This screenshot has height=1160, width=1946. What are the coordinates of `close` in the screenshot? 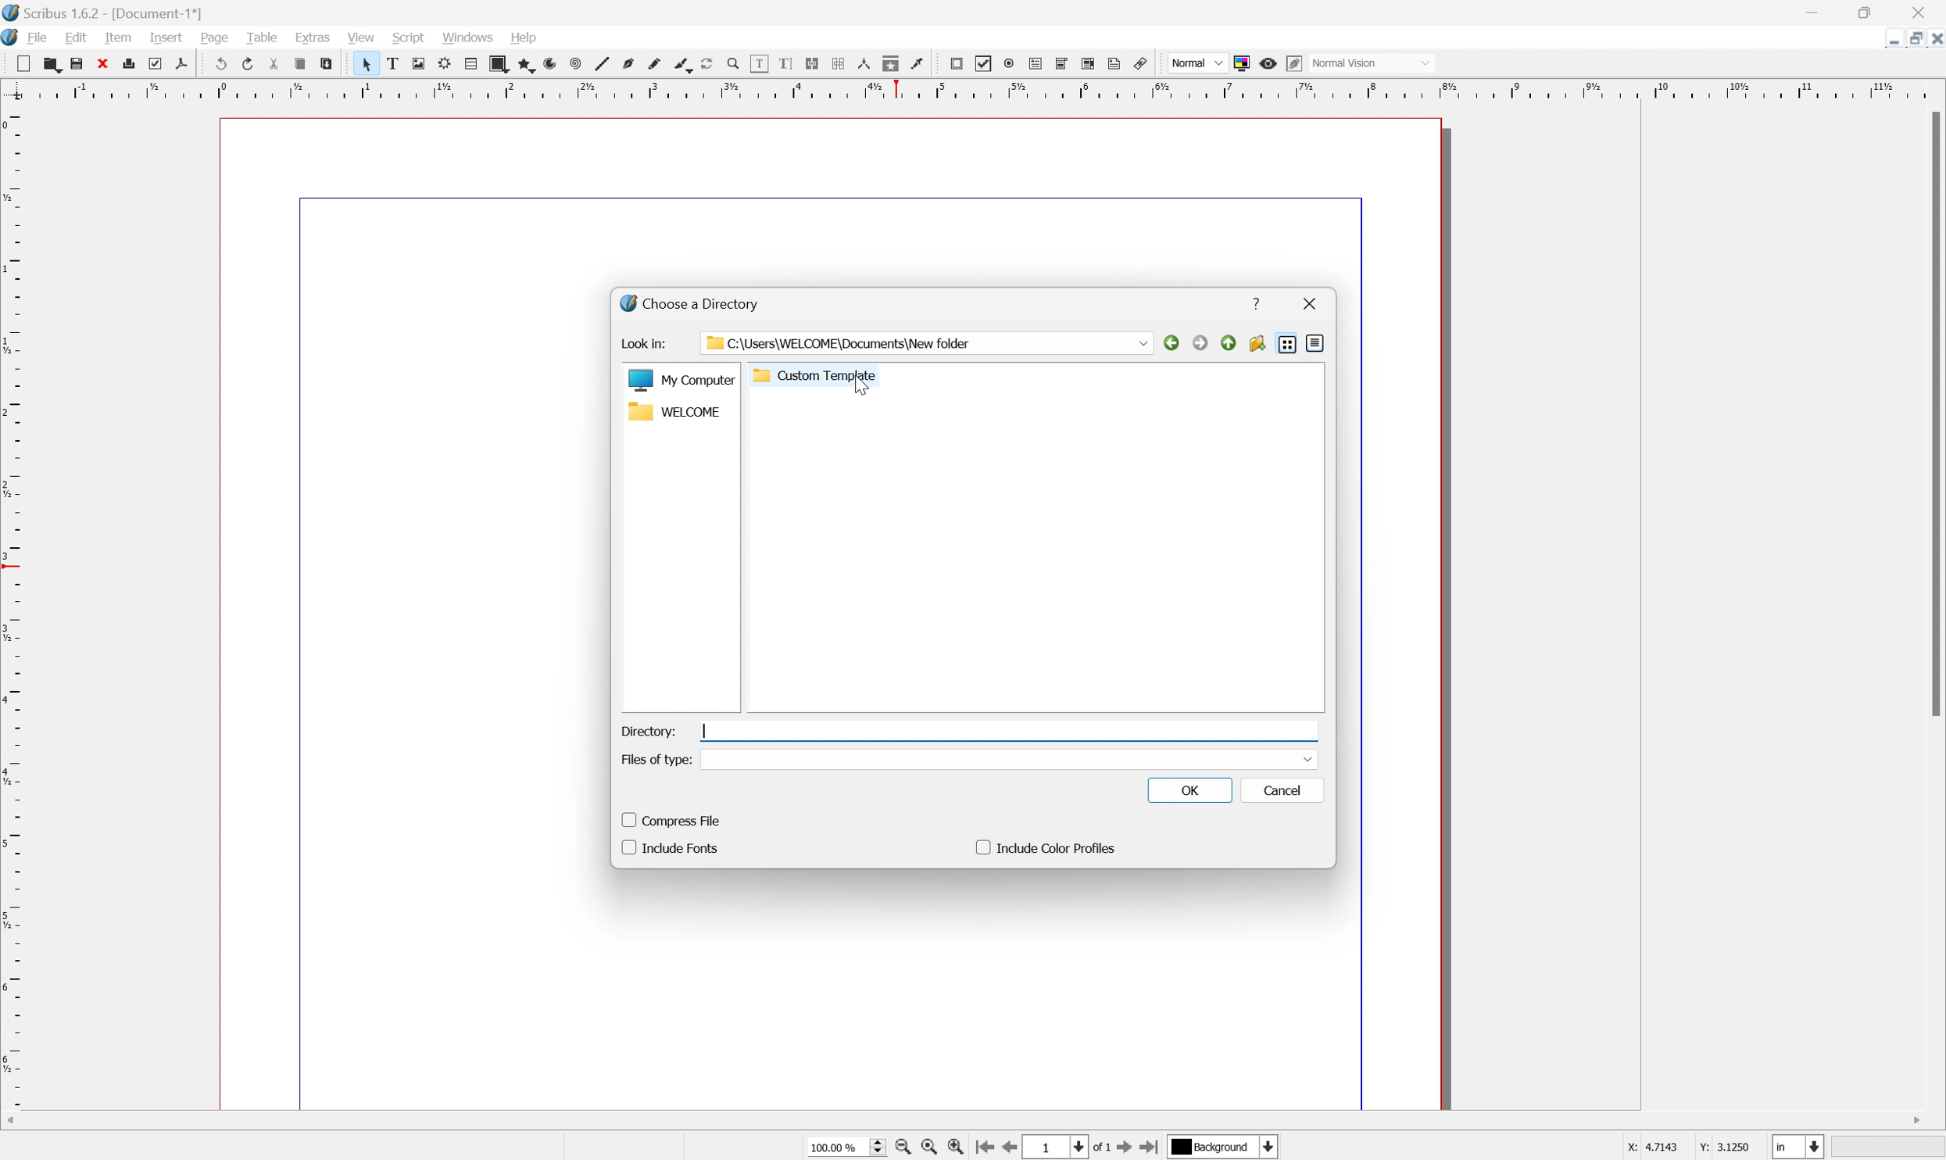 It's located at (101, 63).